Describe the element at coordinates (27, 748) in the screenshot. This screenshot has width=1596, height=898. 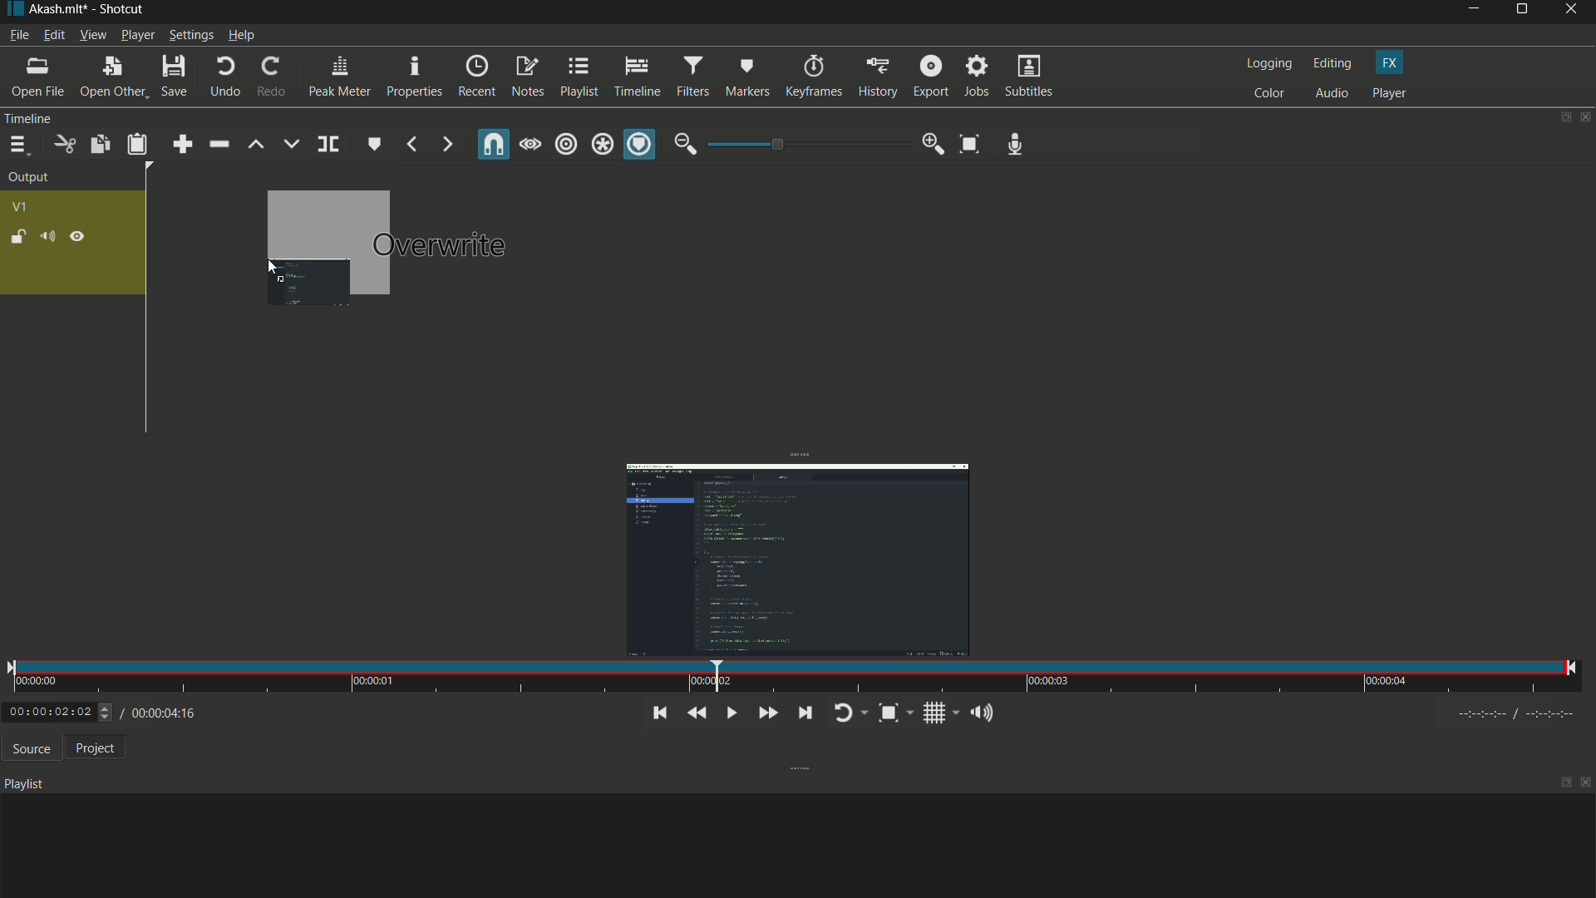
I see `source` at that location.